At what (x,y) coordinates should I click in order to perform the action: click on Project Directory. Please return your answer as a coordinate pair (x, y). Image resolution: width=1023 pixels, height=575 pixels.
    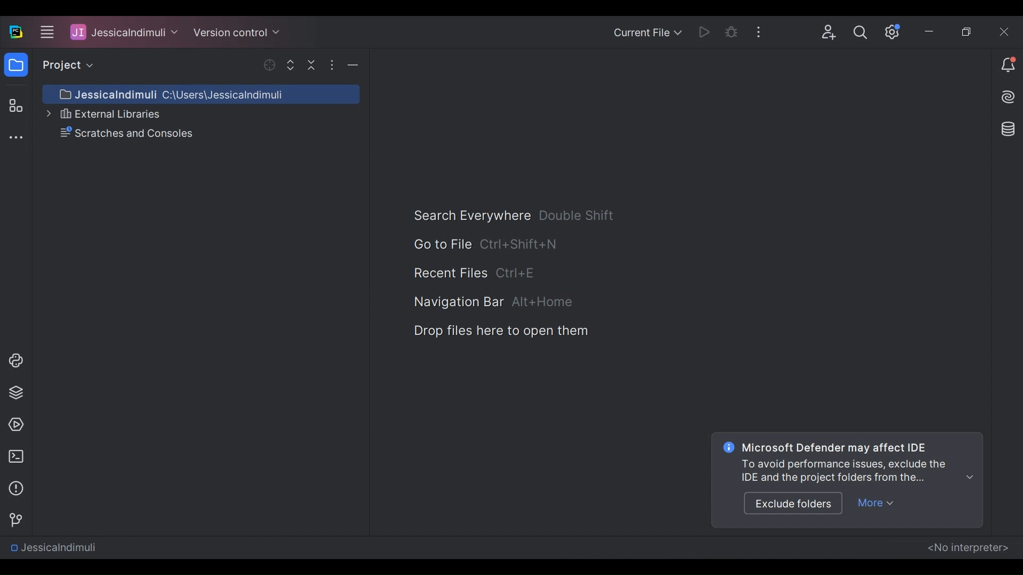
    Looking at the image, I should click on (182, 94).